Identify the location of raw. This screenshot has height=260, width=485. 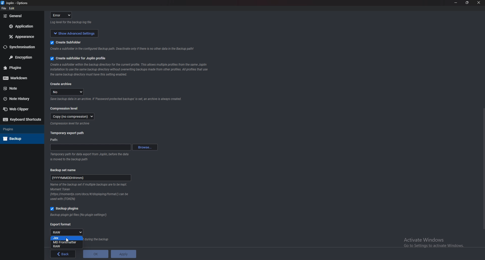
(66, 247).